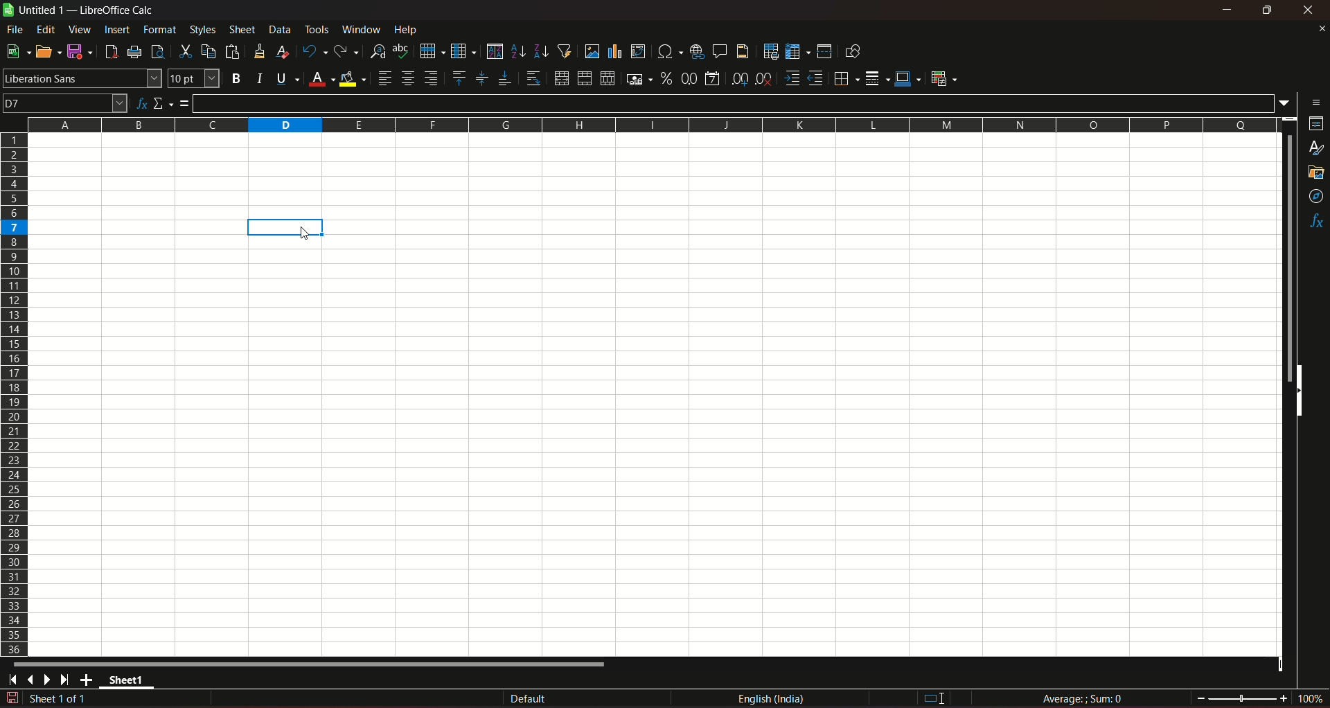 The height and width of the screenshot is (708, 1330). I want to click on paste, so click(234, 51).